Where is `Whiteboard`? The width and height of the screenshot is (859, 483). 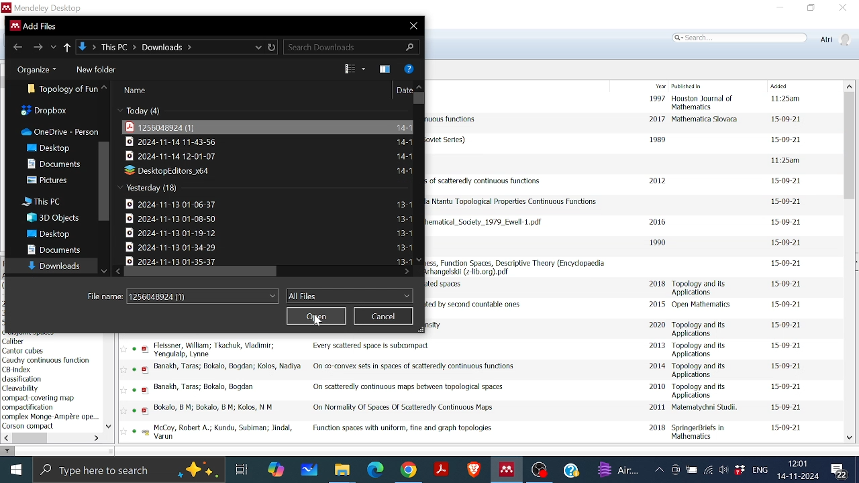 Whiteboard is located at coordinates (309, 470).